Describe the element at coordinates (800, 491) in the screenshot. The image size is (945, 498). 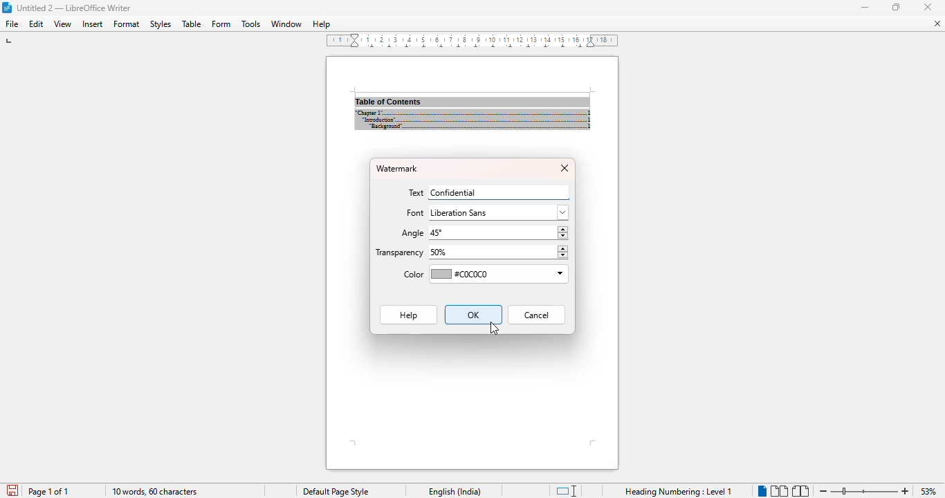
I see `book view` at that location.